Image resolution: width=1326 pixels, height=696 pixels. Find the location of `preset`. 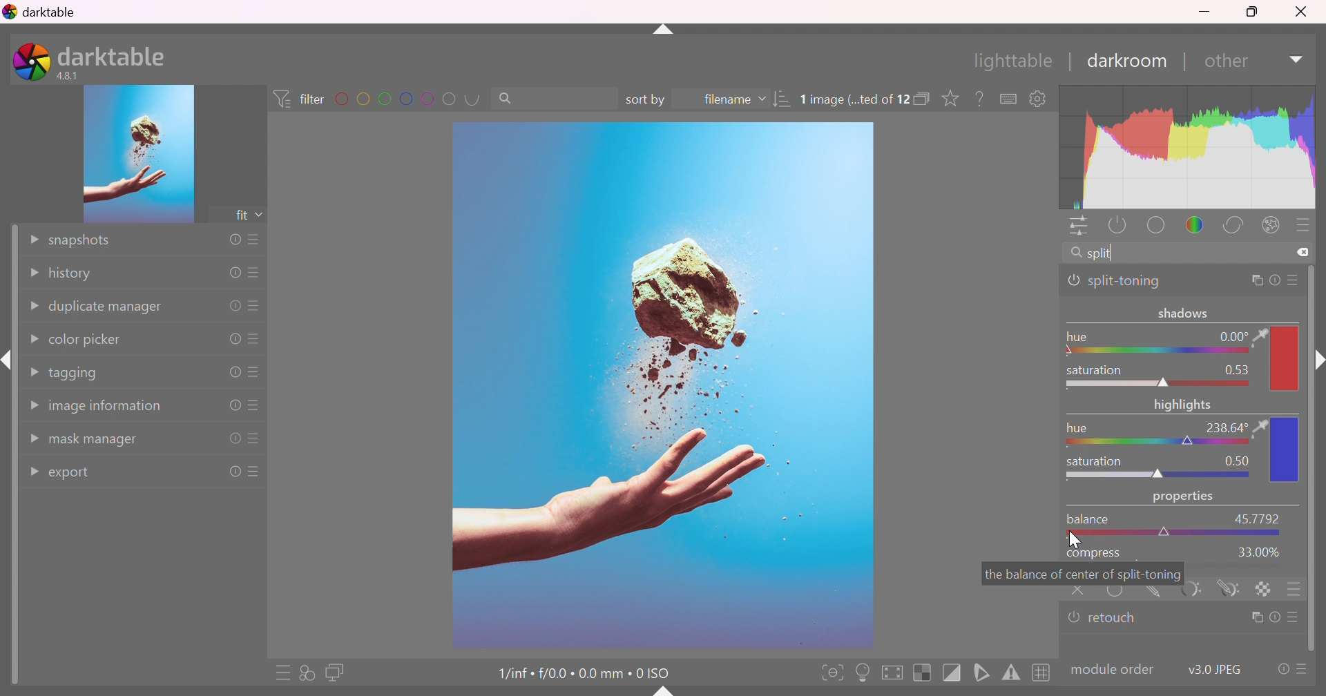

preset is located at coordinates (1298, 280).